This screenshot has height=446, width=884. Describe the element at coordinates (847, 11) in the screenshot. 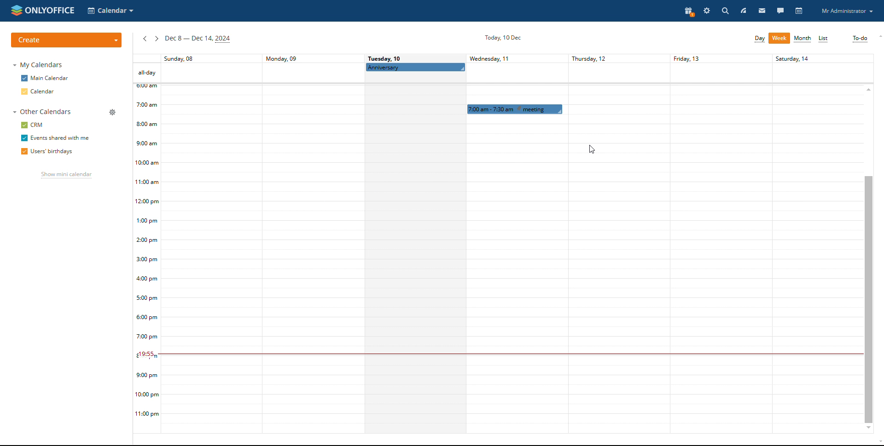

I see `profile` at that location.